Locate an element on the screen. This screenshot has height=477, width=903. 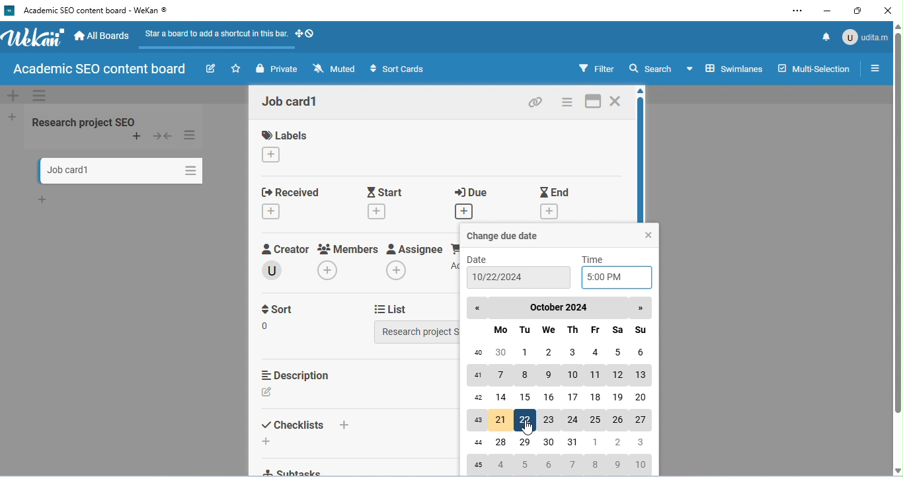
card name: Job card1 is located at coordinates (68, 170).